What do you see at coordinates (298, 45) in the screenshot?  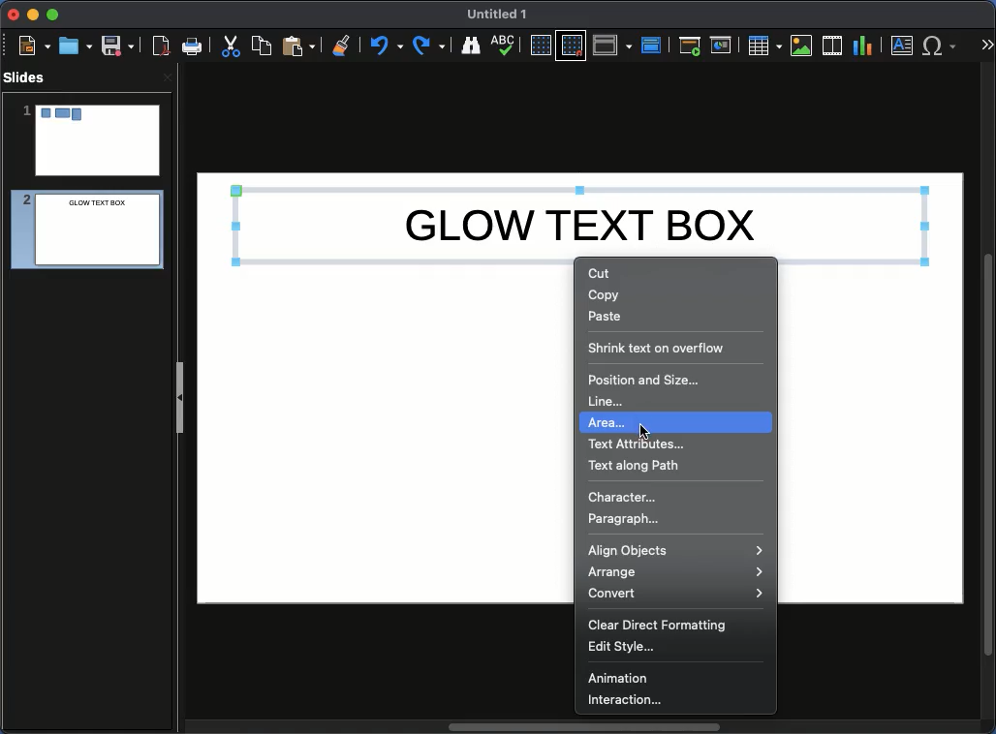 I see `Paste` at bounding box center [298, 45].